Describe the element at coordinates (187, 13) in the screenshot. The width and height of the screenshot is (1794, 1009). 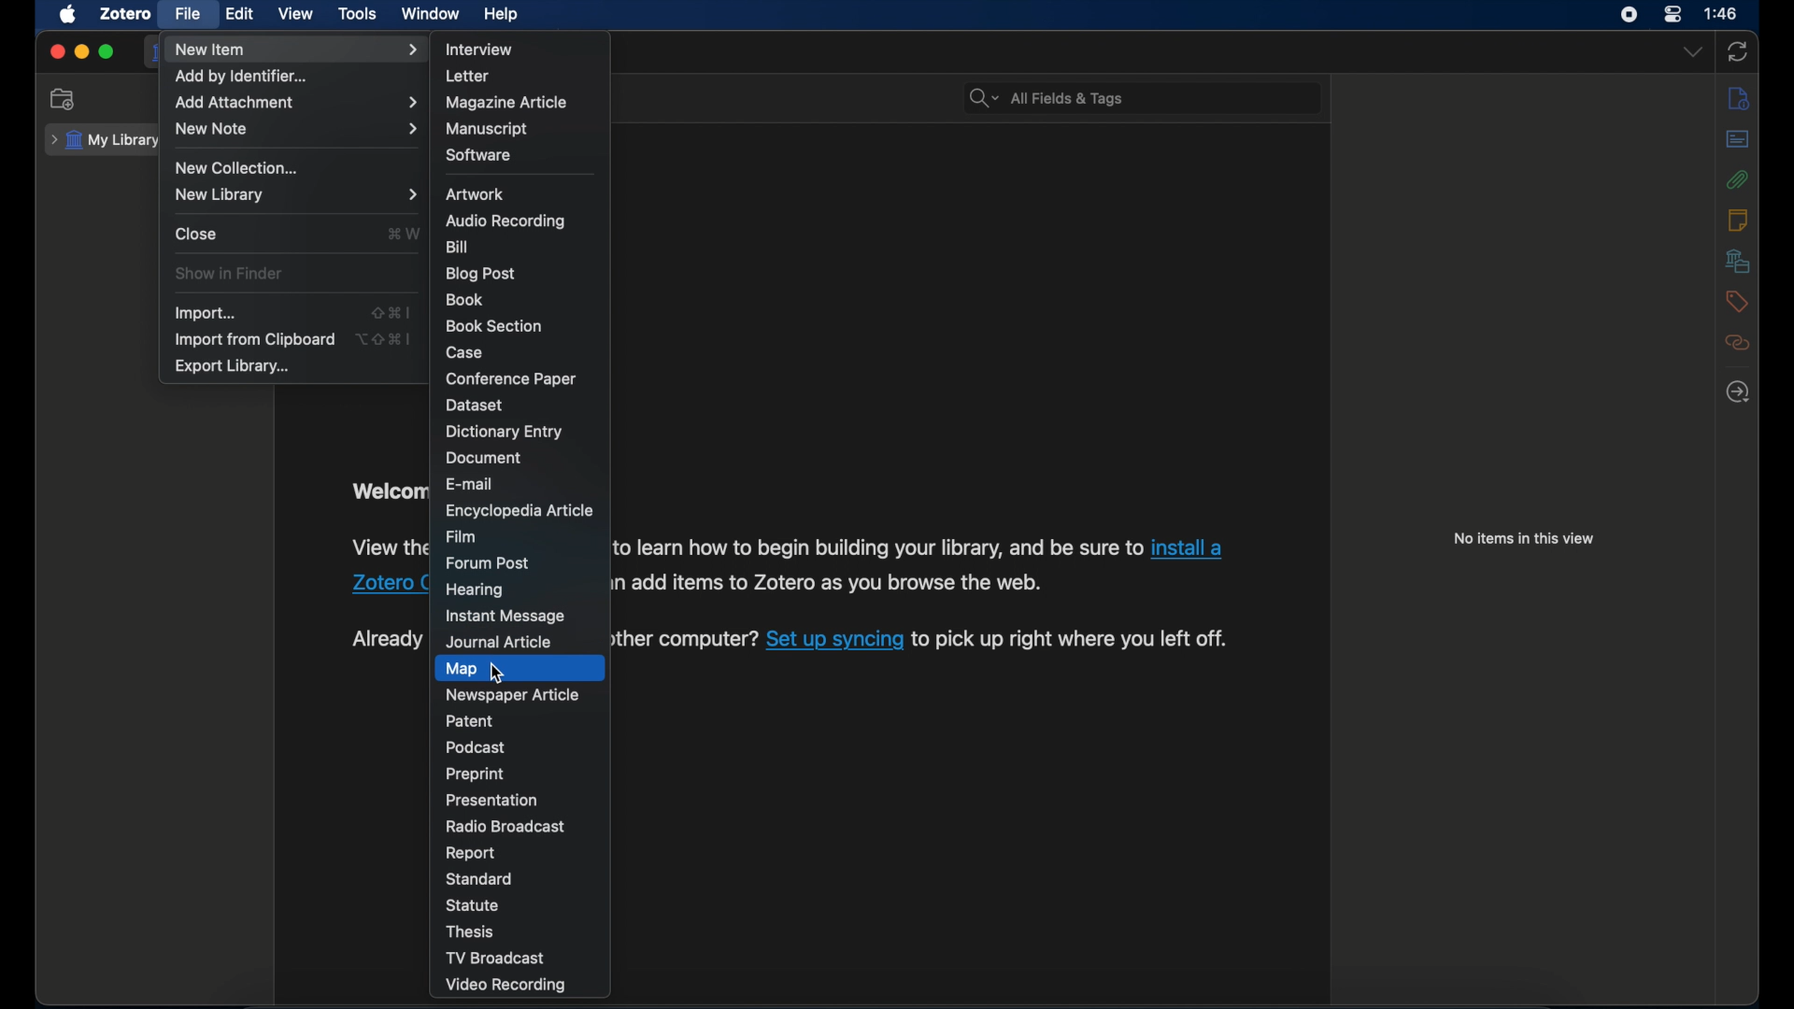
I see `file` at that location.